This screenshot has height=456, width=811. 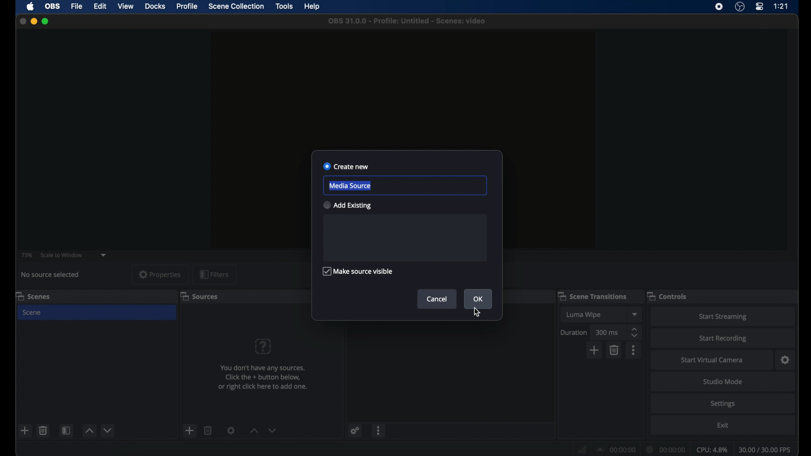 What do you see at coordinates (760, 6) in the screenshot?
I see `control center` at bounding box center [760, 6].